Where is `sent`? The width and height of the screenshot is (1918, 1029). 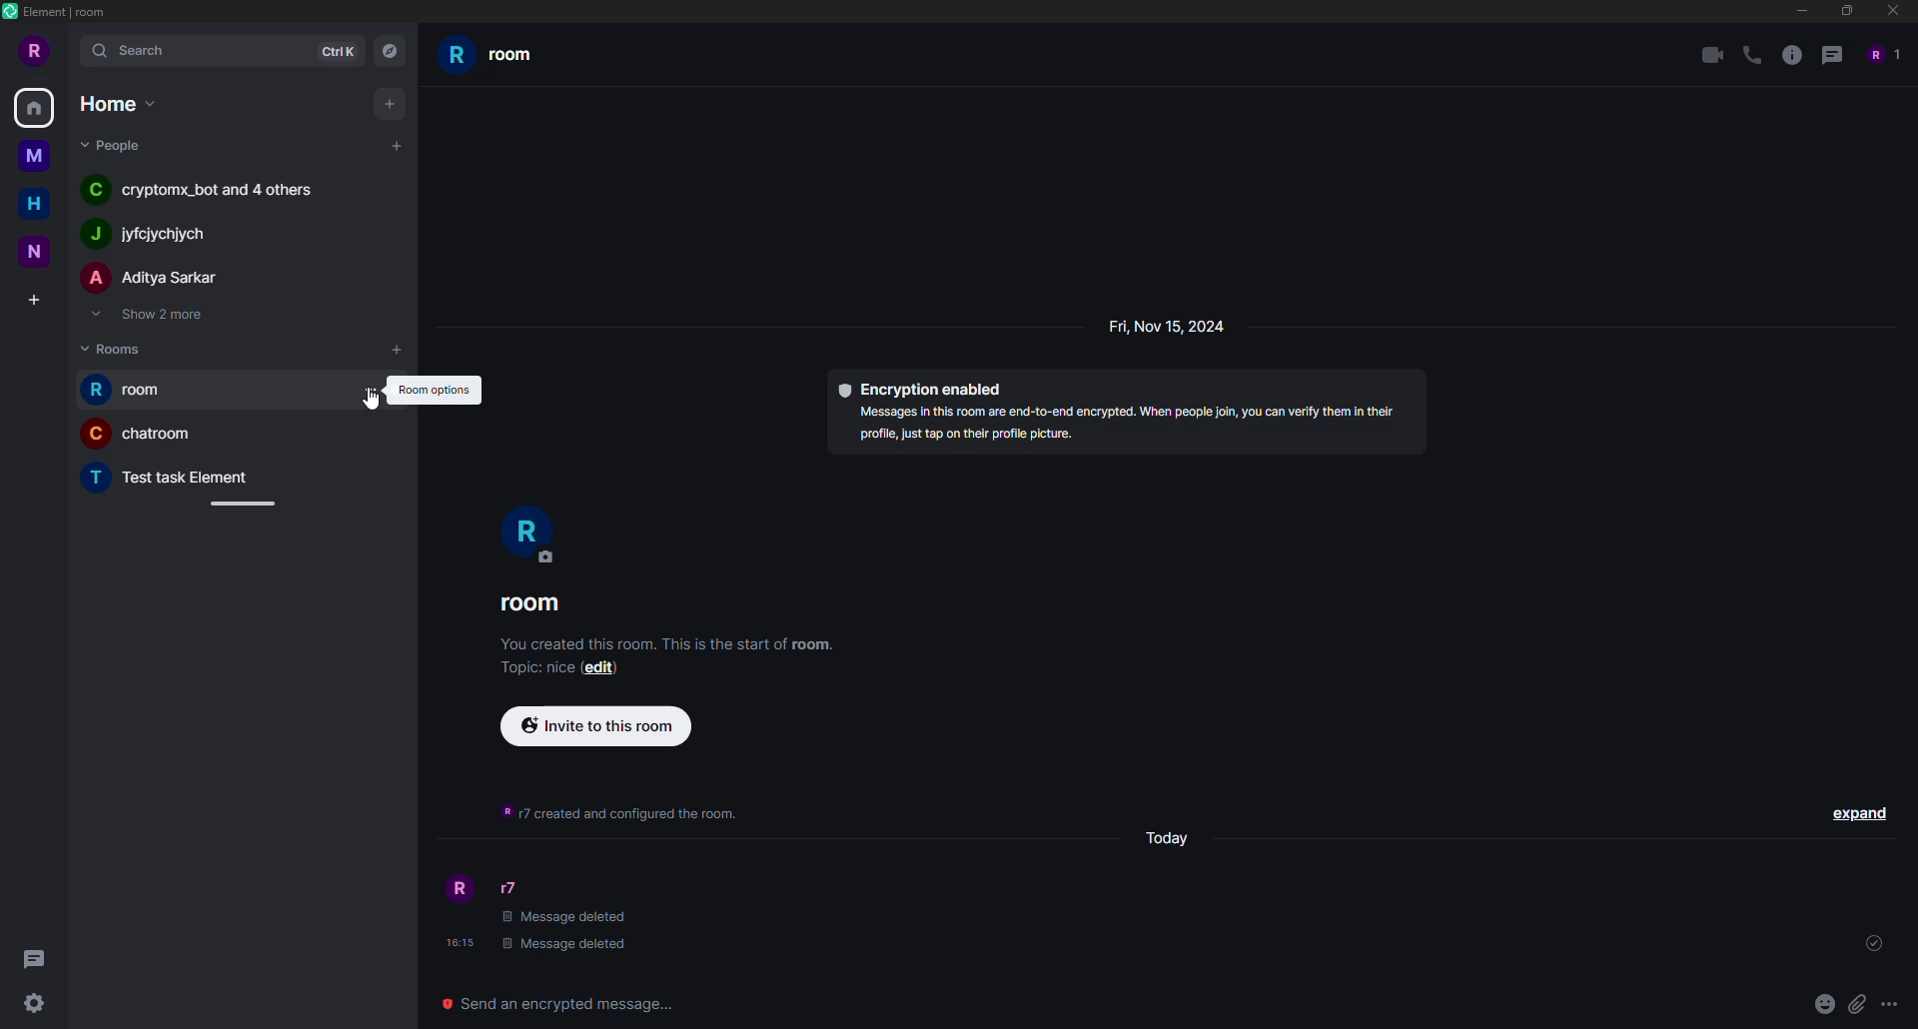 sent is located at coordinates (1873, 944).